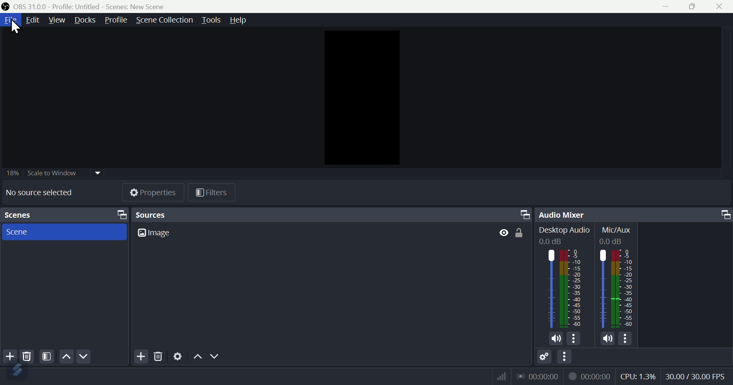  I want to click on Mic/Aux, so click(615, 233).